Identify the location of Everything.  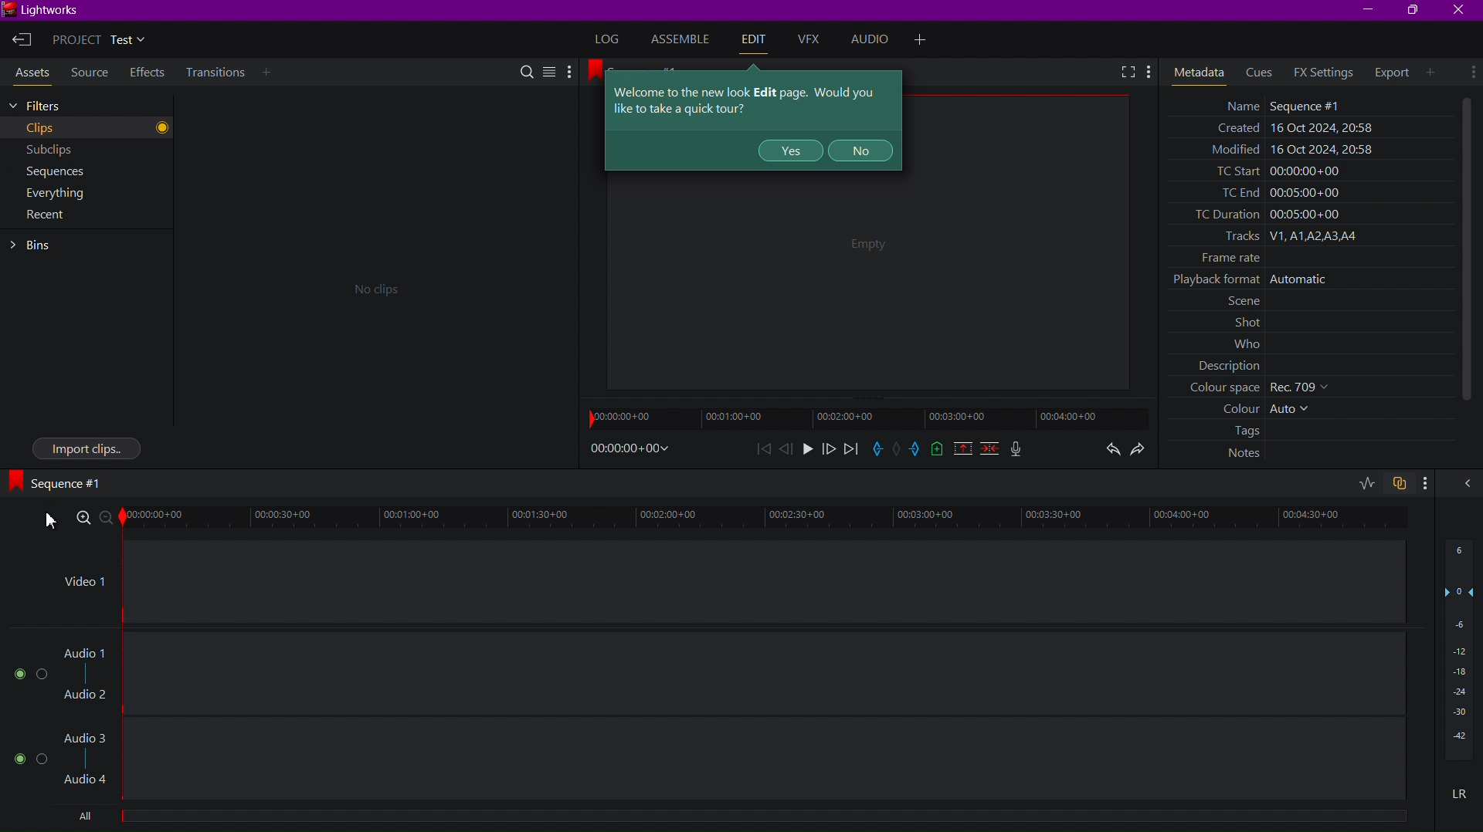
(53, 192).